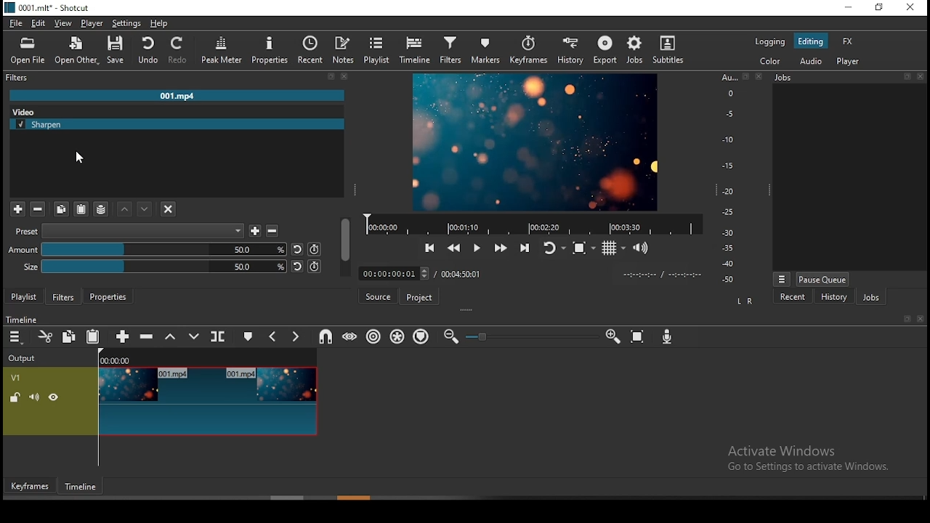 This screenshot has width=930, height=523. I want to click on copy, so click(68, 336).